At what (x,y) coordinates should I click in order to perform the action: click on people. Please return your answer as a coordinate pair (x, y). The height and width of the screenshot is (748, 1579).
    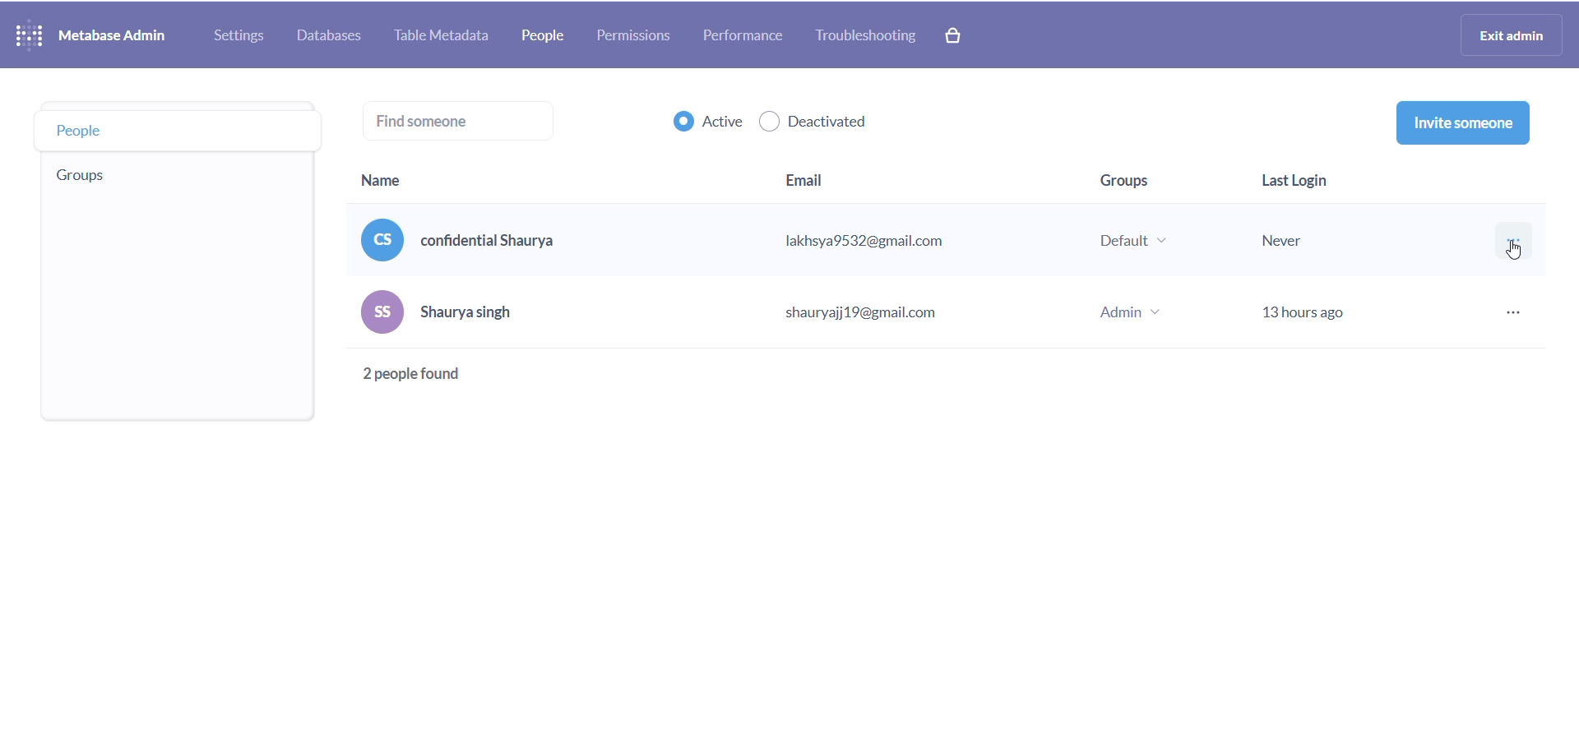
    Looking at the image, I should click on (547, 32).